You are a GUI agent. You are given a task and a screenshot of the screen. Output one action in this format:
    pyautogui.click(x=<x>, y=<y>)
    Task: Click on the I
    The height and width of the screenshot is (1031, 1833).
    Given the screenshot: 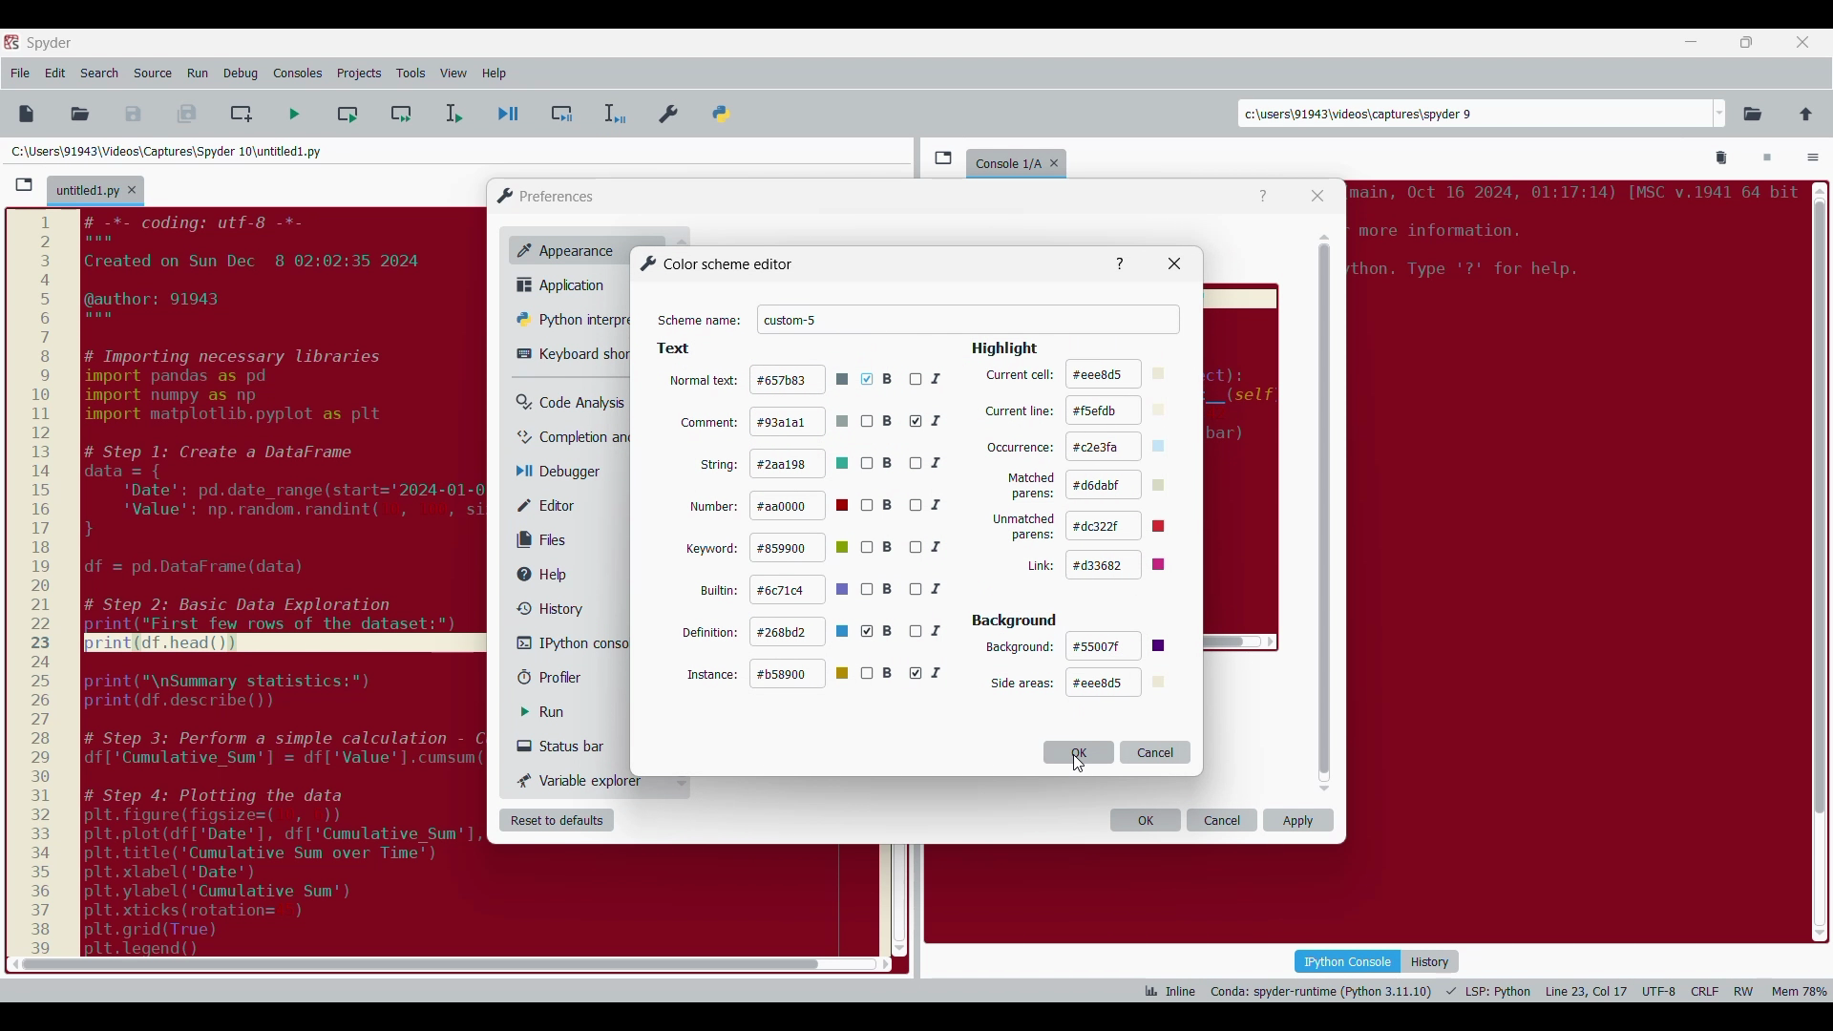 What is the action you would take?
    pyautogui.click(x=927, y=421)
    